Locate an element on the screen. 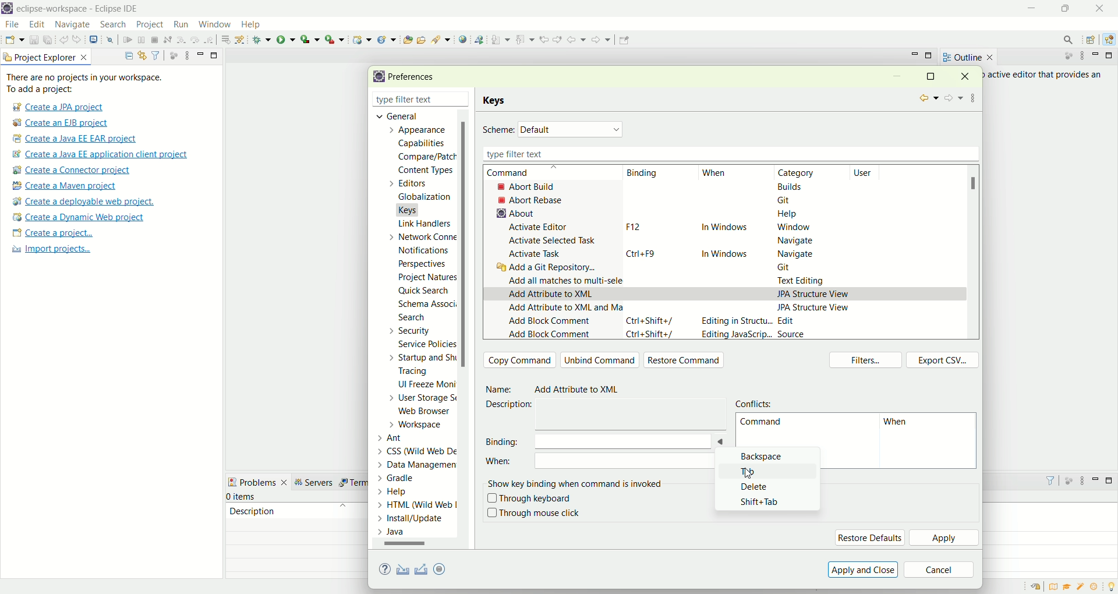 Image resolution: width=1118 pixels, height=594 pixels. use step filters is located at coordinates (240, 39).